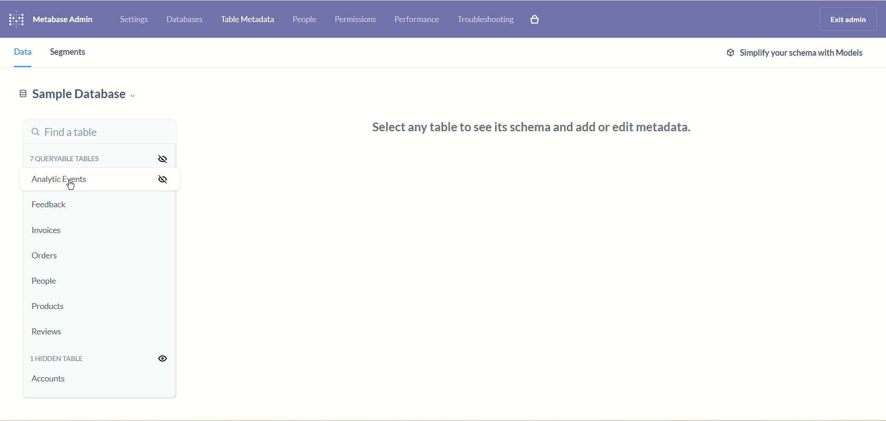 The height and width of the screenshot is (421, 886). I want to click on Segments, so click(70, 53).